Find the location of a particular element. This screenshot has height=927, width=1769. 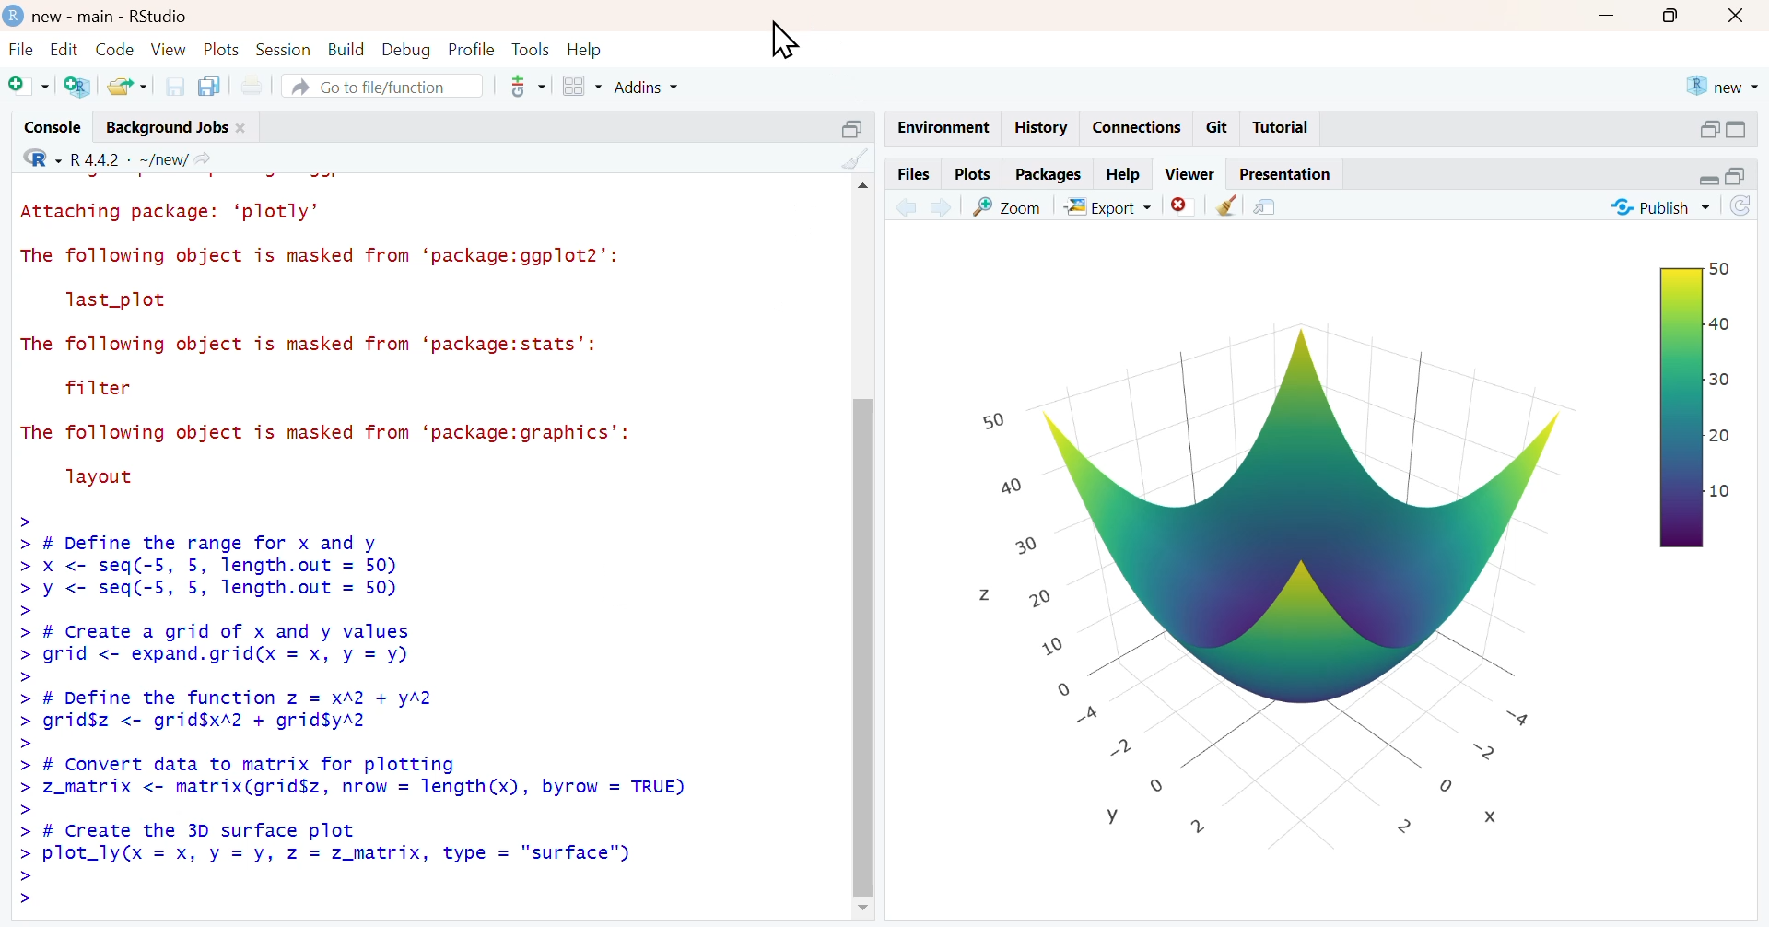

minimize is located at coordinates (1707, 127).